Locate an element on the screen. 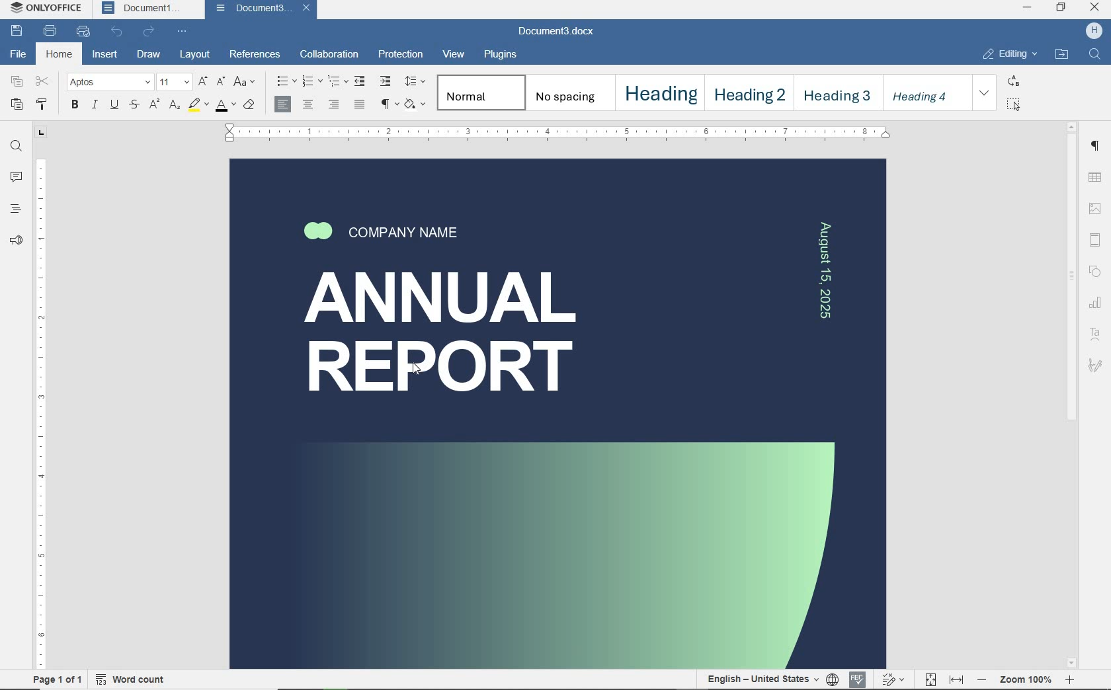  print is located at coordinates (51, 31).